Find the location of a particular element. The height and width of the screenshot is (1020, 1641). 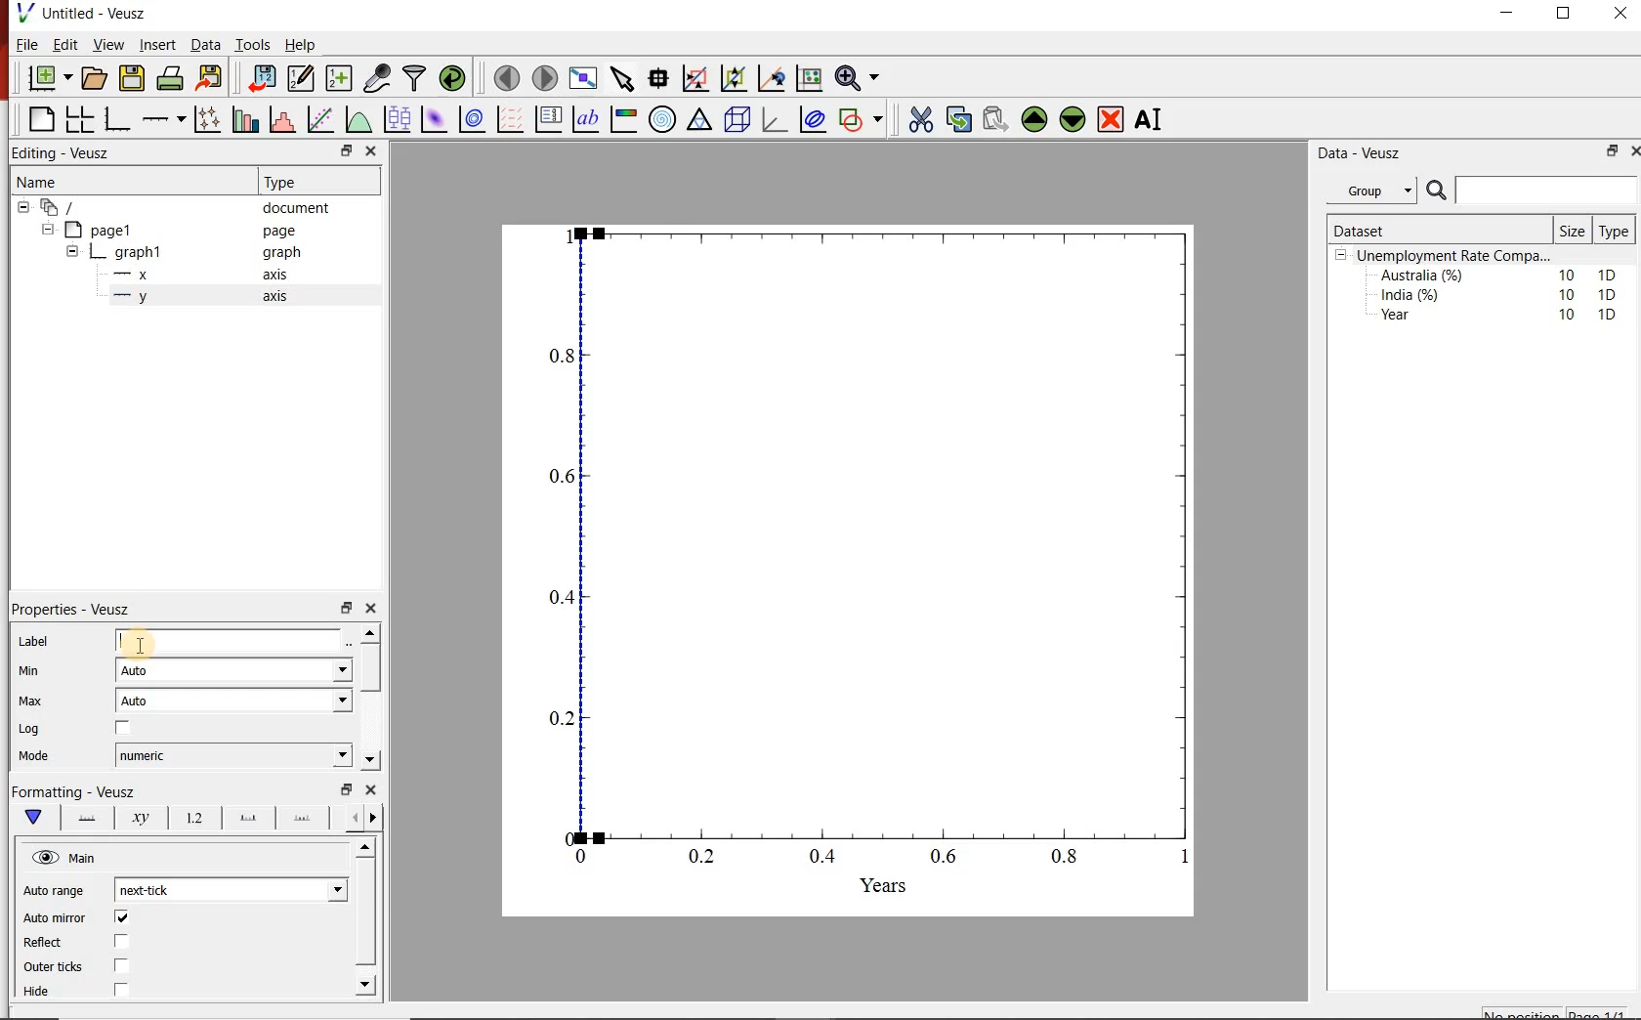

Mode is located at coordinates (48, 758).